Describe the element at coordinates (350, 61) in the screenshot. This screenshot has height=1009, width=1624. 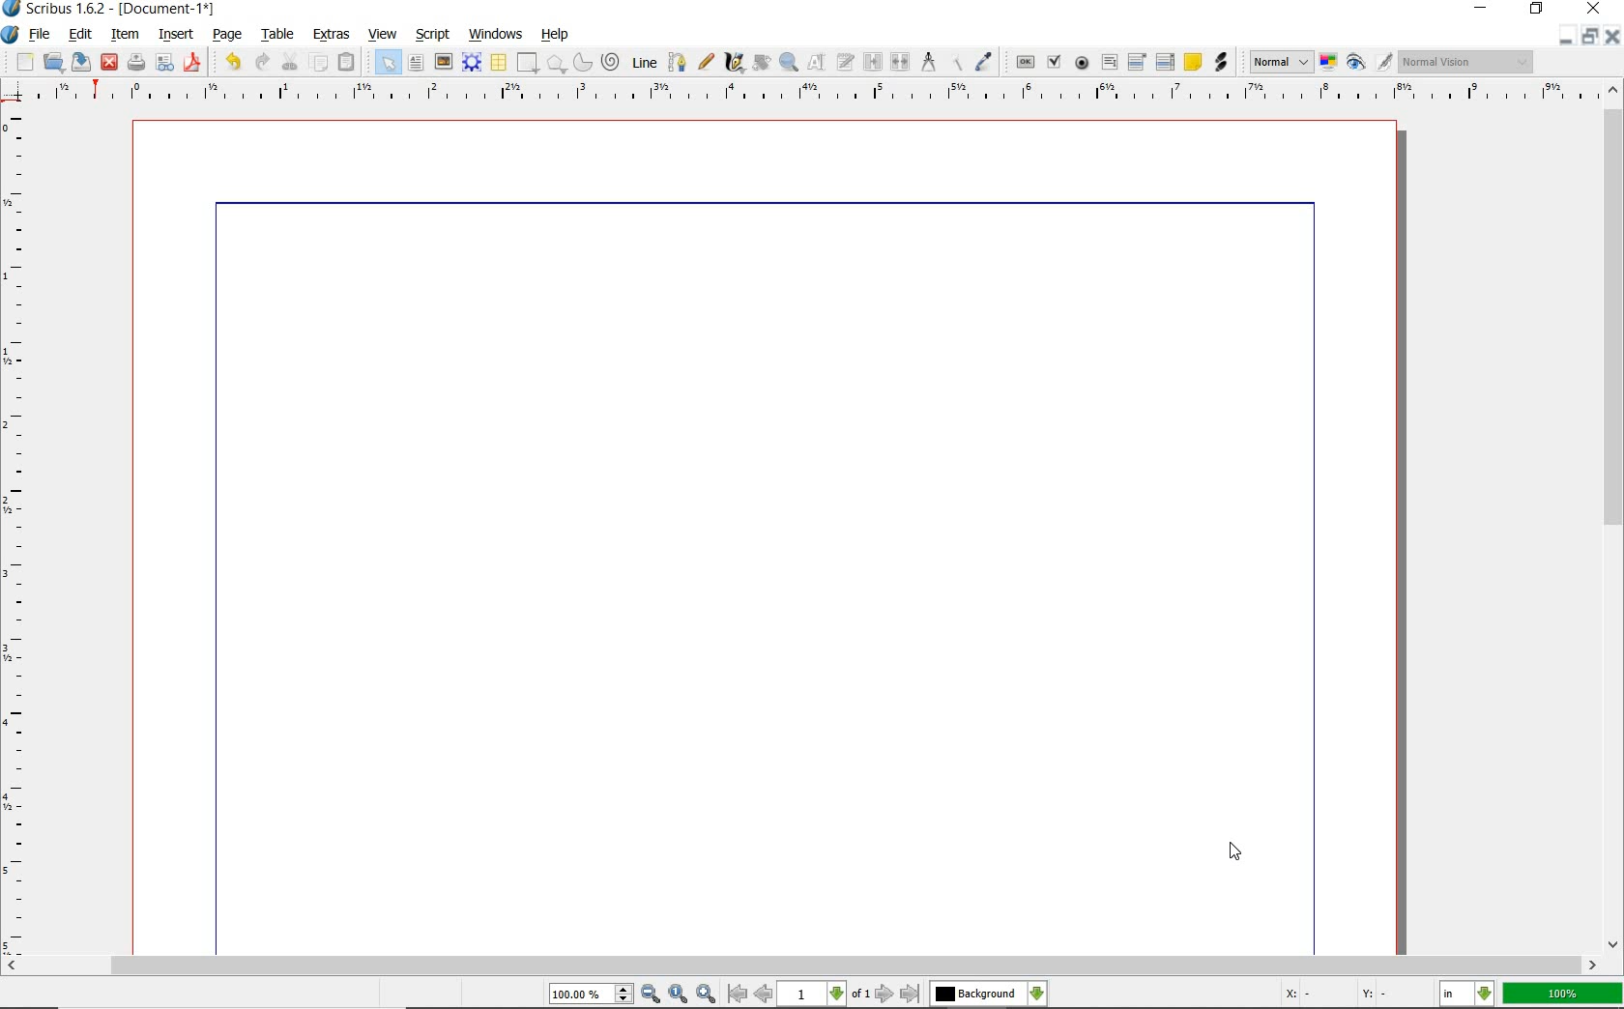
I see `paste` at that location.